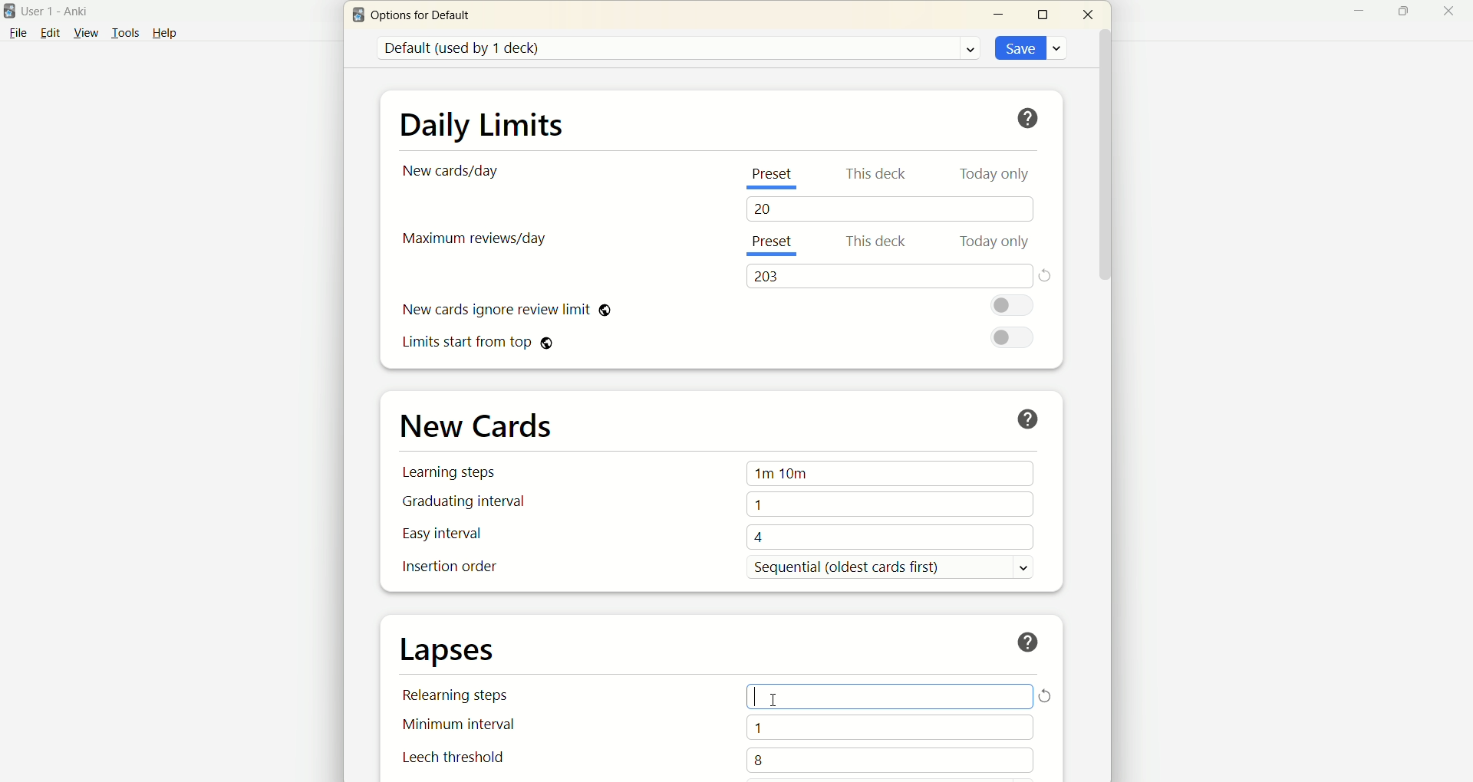 The height and width of the screenshot is (782, 1473). What do you see at coordinates (874, 173) in the screenshot?
I see `this deck` at bounding box center [874, 173].